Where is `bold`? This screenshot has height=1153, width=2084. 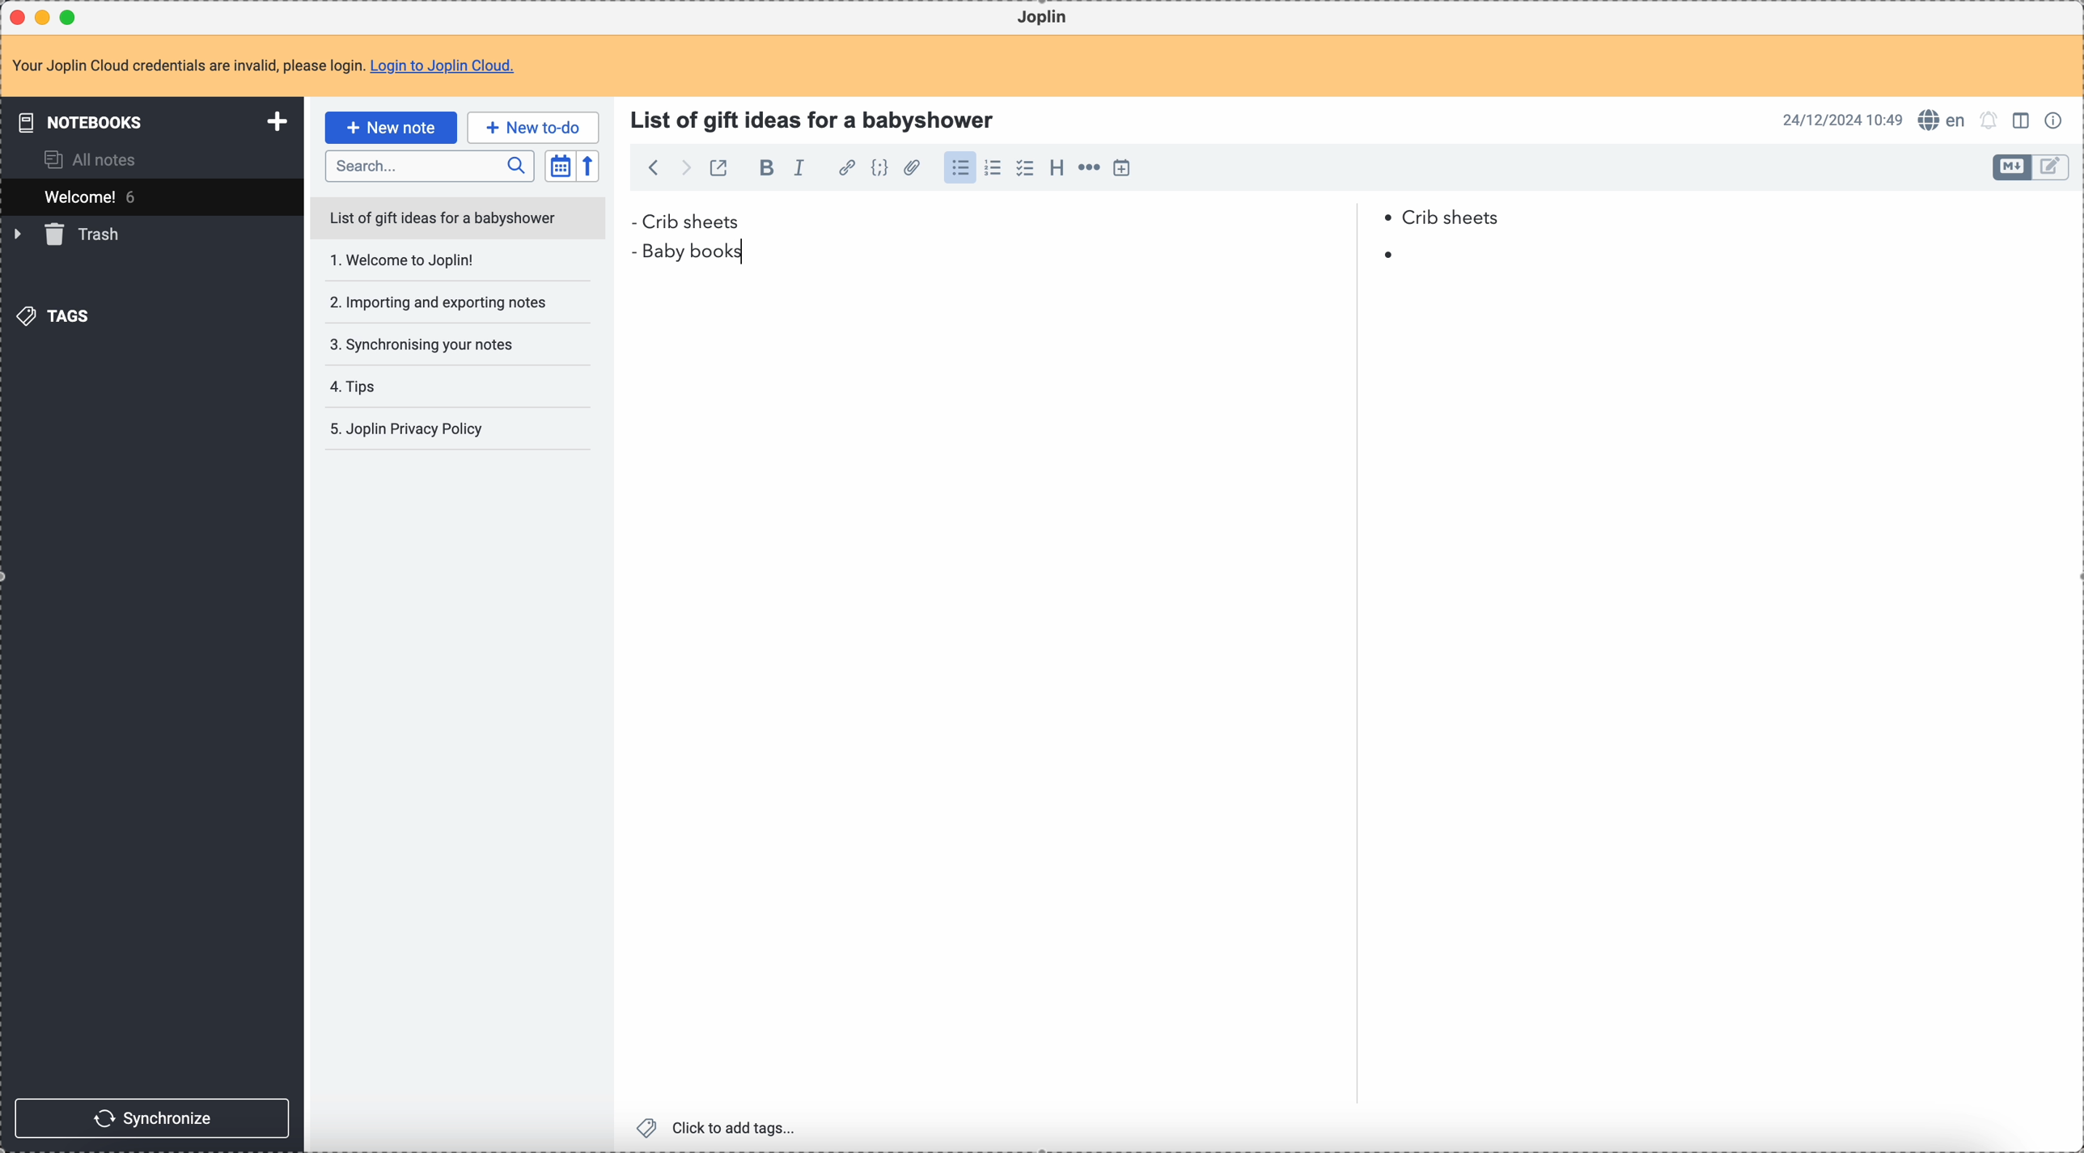
bold is located at coordinates (766, 170).